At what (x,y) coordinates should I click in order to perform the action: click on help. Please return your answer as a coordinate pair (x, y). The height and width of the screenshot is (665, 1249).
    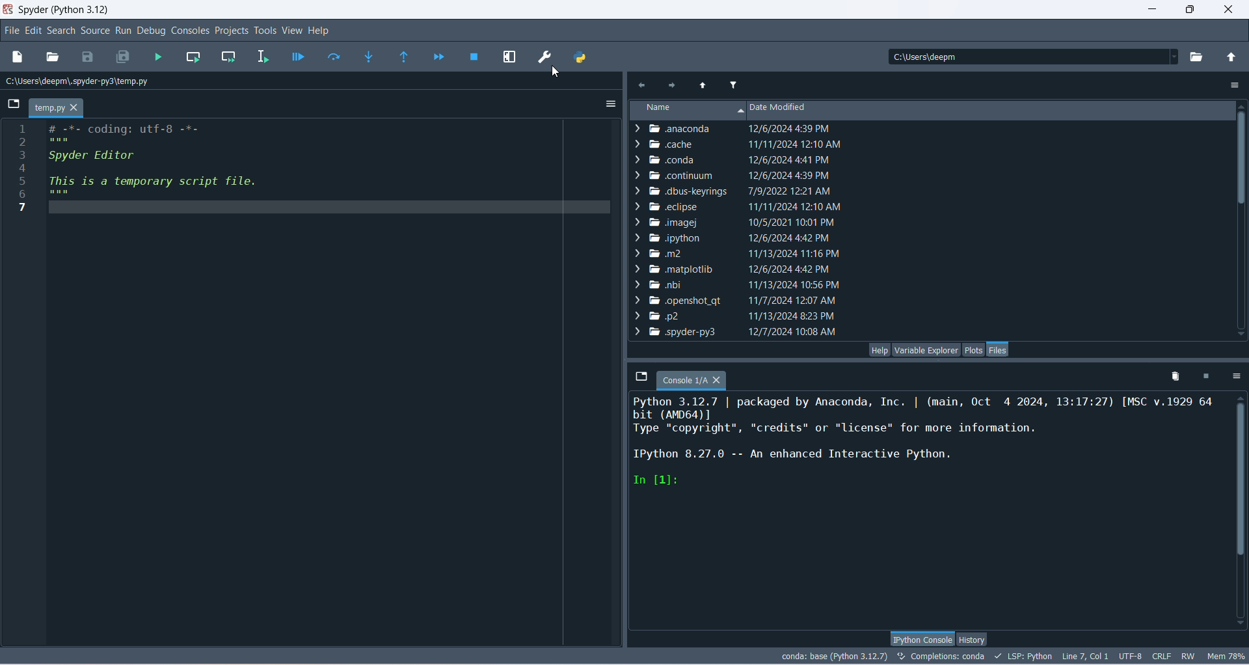
    Looking at the image, I should click on (320, 32).